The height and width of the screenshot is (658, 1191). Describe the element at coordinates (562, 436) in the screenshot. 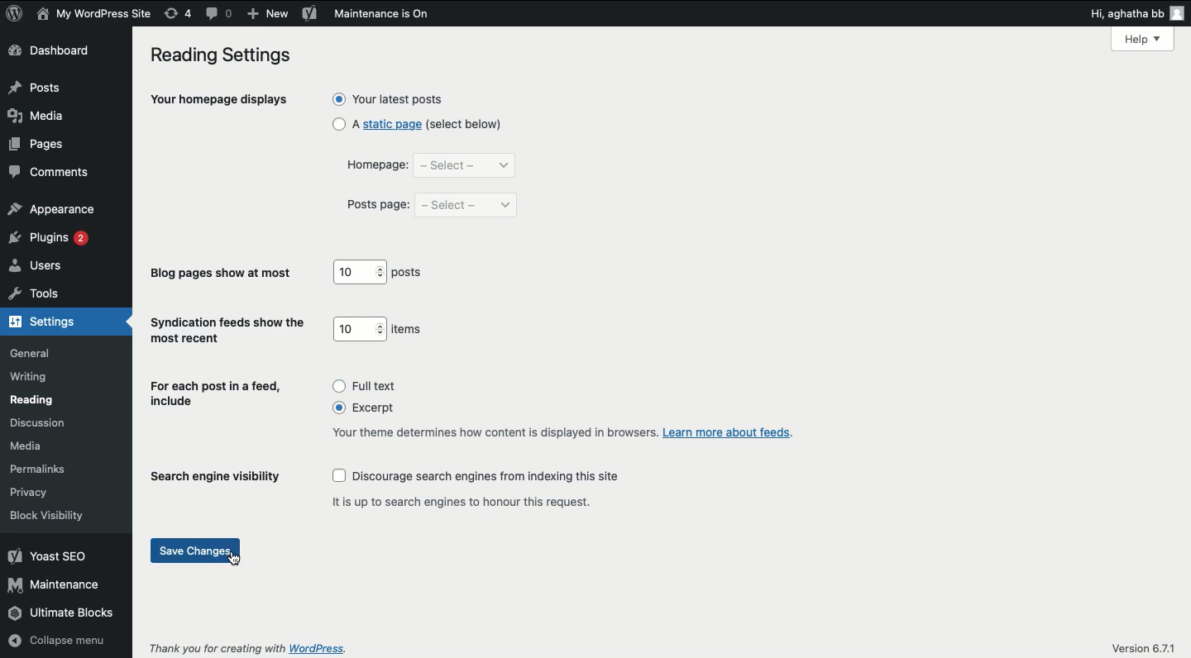

I see `your theme determines how content is displayed in browsers. Learn more about feeds.` at that location.